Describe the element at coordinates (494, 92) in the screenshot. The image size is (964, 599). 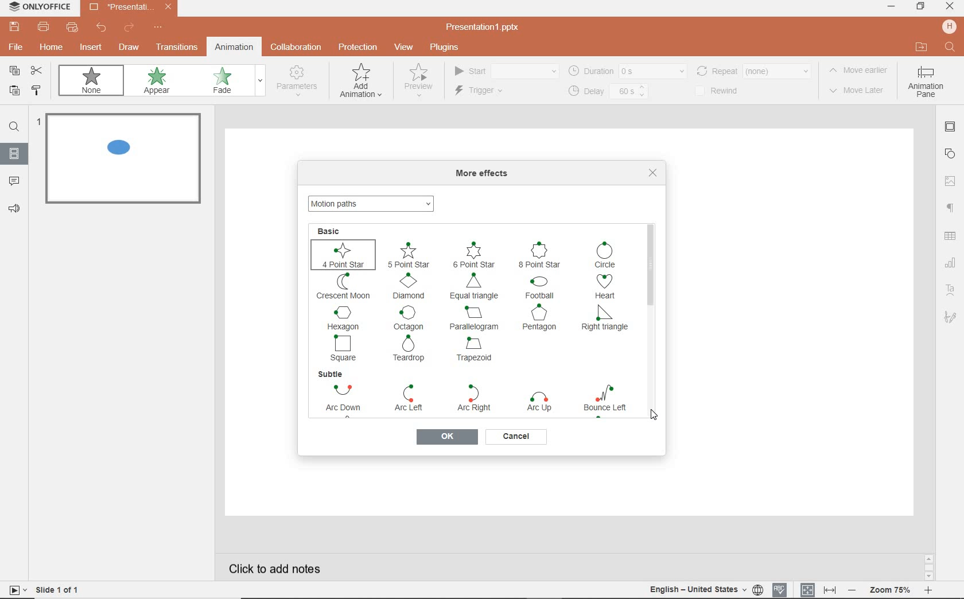
I see `trigger` at that location.